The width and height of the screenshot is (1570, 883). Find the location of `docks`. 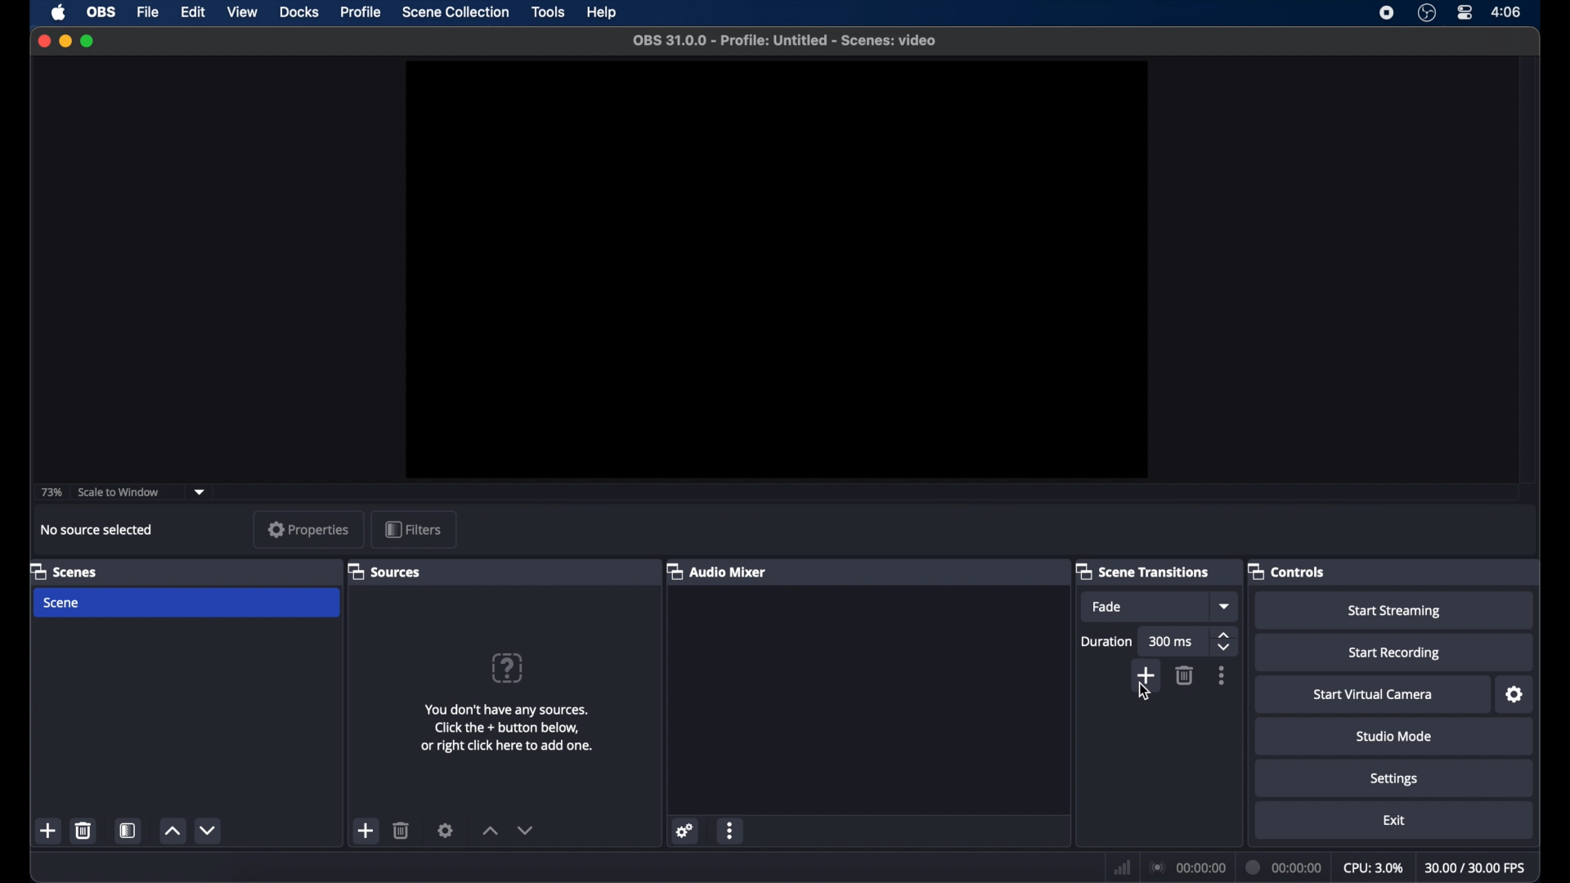

docks is located at coordinates (300, 12).